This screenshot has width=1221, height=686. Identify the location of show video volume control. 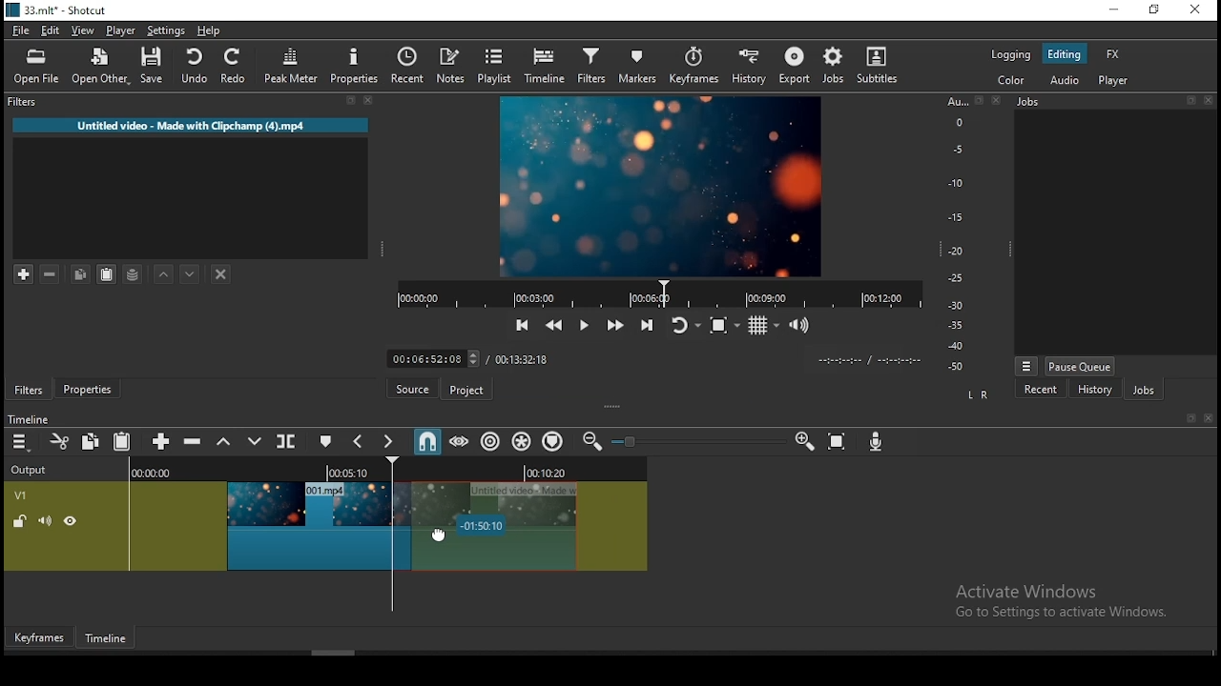
(798, 321).